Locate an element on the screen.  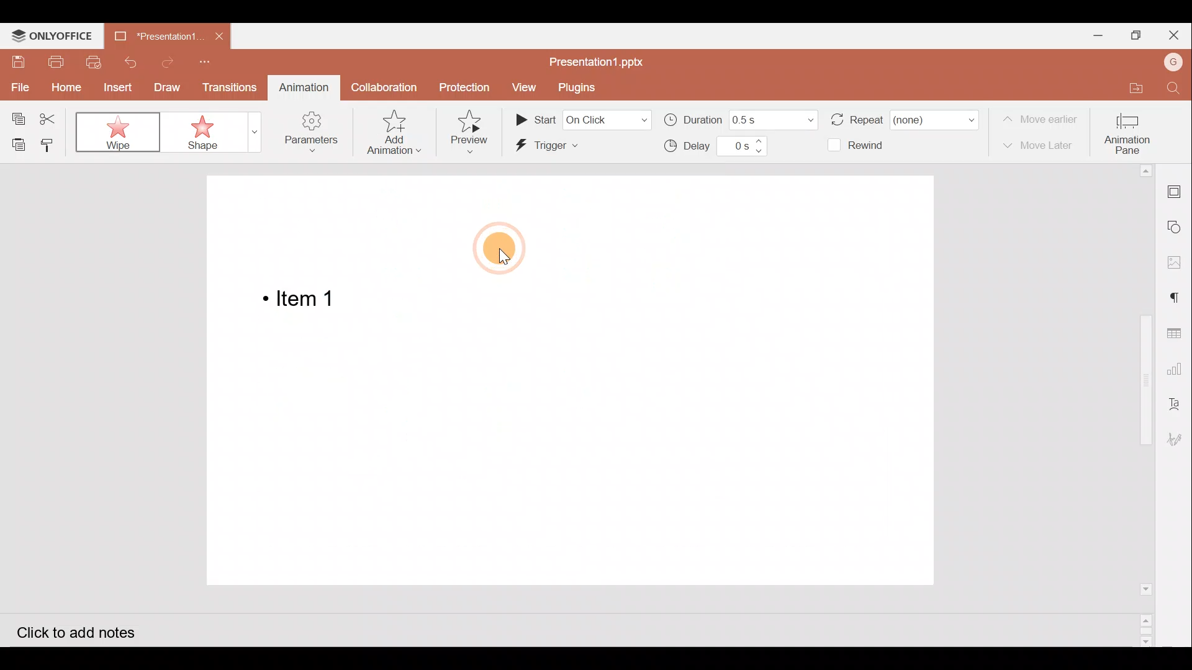
Trigger is located at coordinates (572, 146).